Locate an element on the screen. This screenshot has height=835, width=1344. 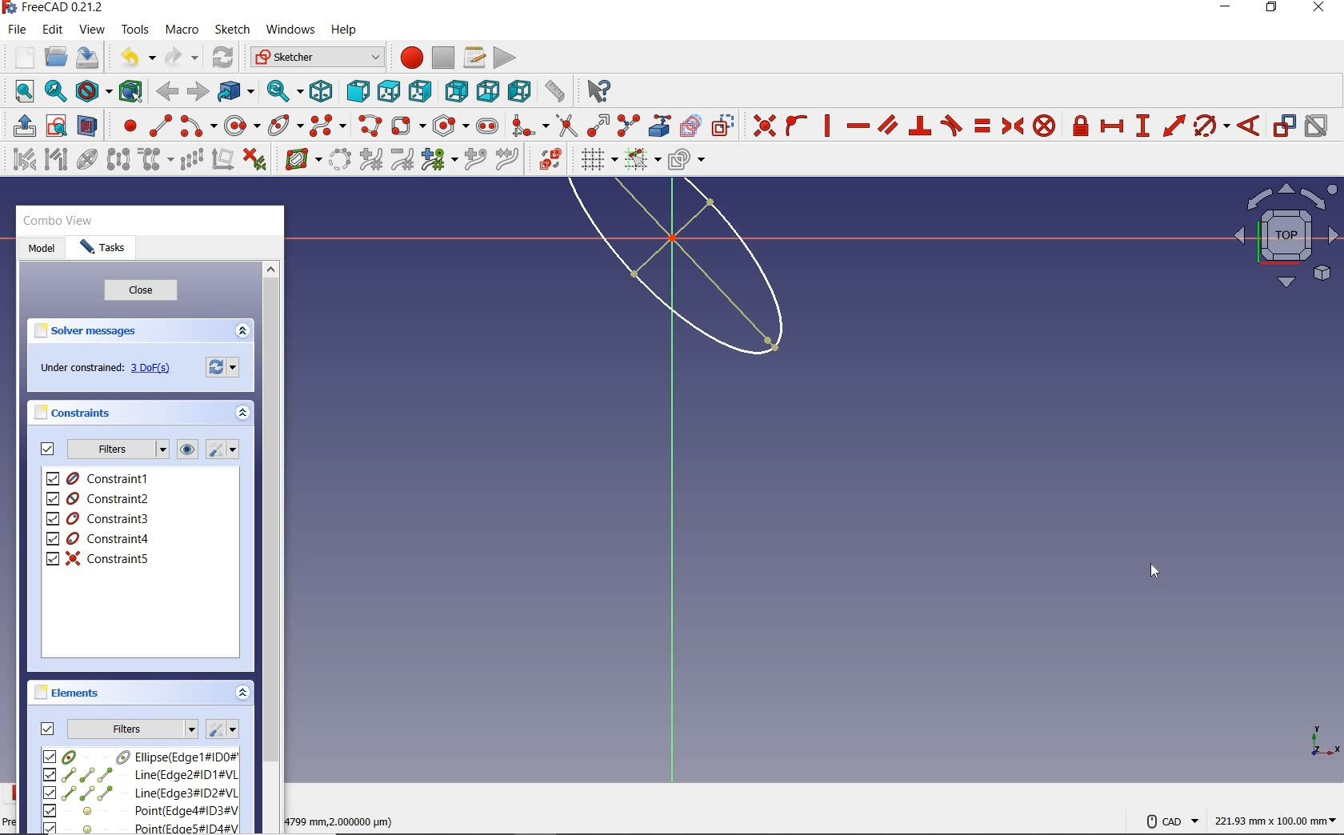
constraint3 is located at coordinates (99, 519).